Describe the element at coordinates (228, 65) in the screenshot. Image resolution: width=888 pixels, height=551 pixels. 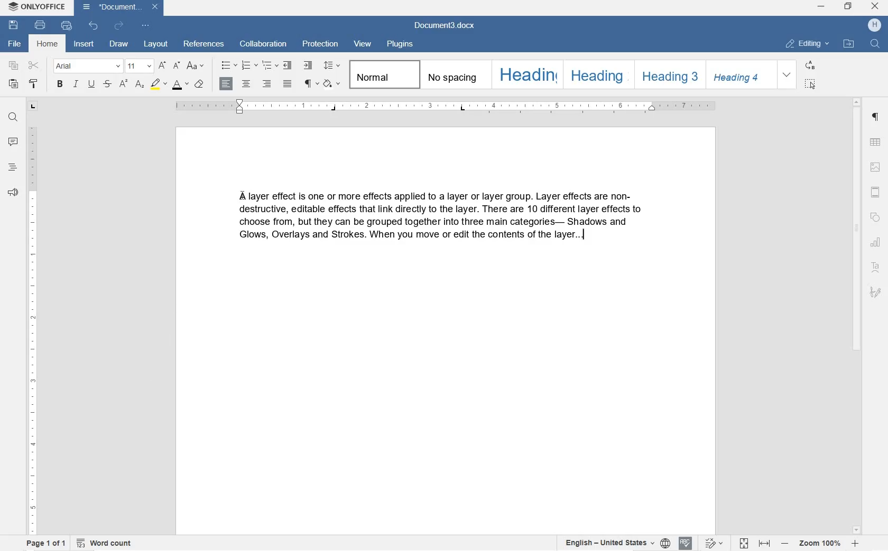
I see `BULLETS` at that location.